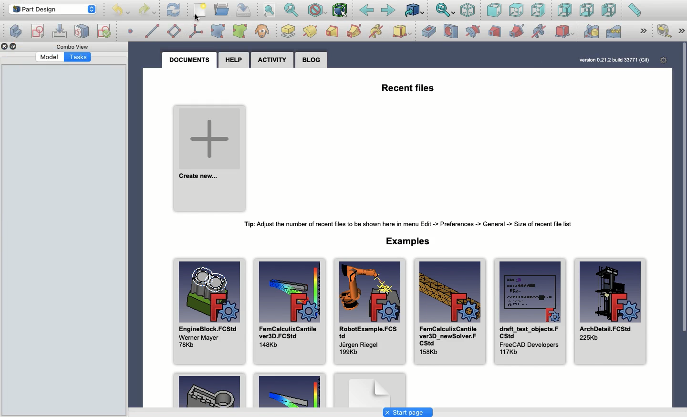 This screenshot has height=417, width=687. Describe the element at coordinates (332, 32) in the screenshot. I see `Additive loft` at that location.